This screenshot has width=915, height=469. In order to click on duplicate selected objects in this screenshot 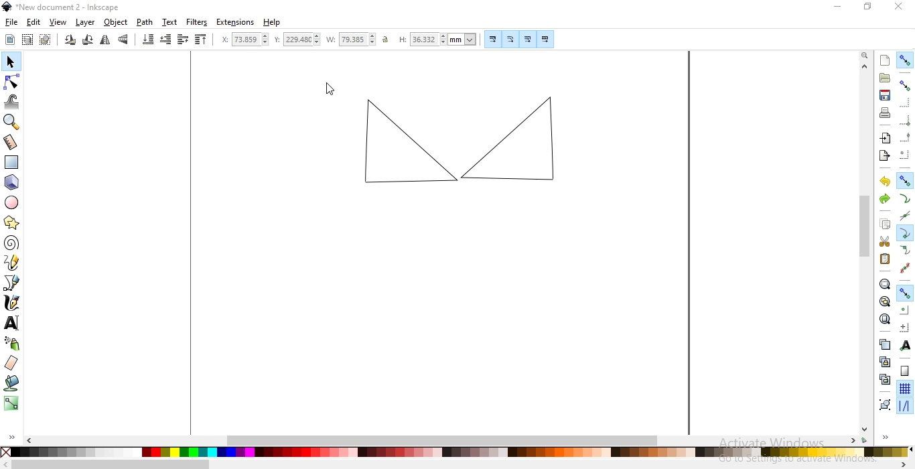, I will do `click(884, 344)`.